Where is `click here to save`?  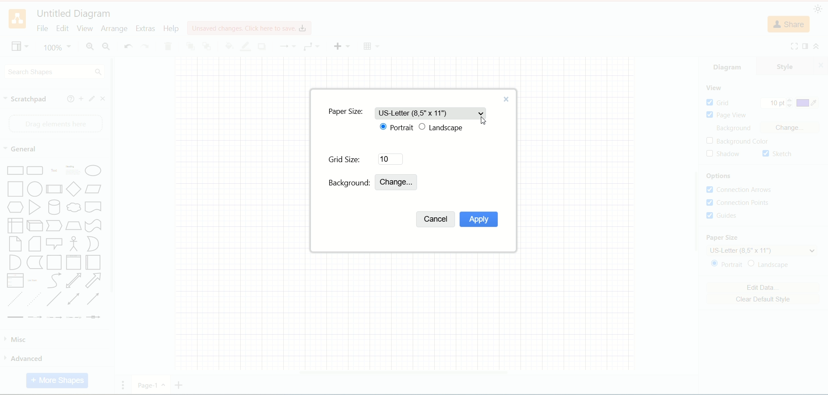 click here to save is located at coordinates (251, 27).